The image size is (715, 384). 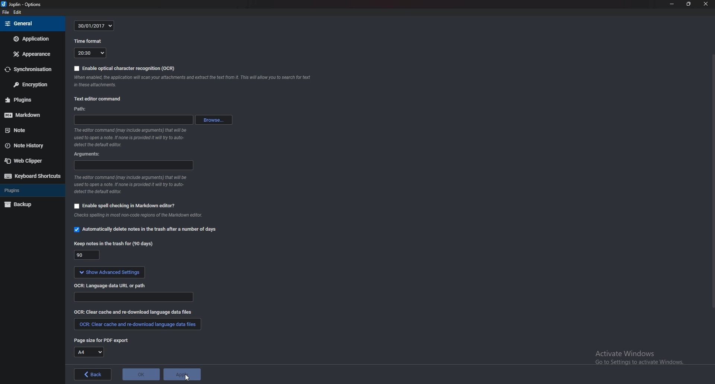 What do you see at coordinates (87, 256) in the screenshot?
I see `90 days` at bounding box center [87, 256].